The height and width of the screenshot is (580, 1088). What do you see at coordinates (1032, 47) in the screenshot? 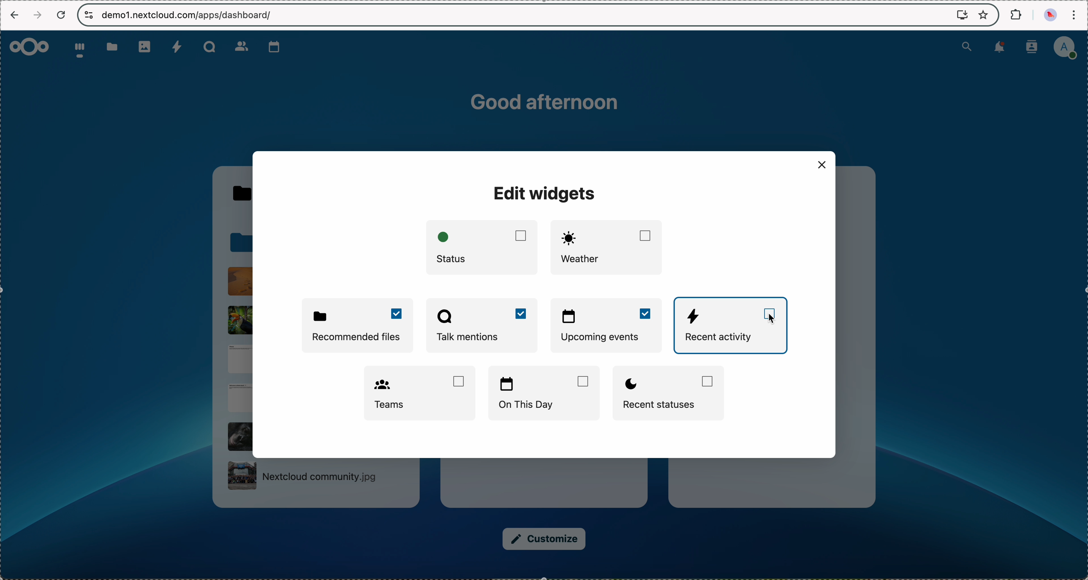
I see `contacts` at bounding box center [1032, 47].